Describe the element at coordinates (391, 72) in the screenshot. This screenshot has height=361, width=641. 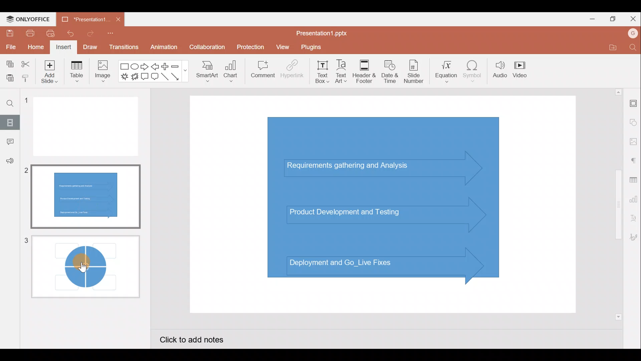
I see `Date & time` at that location.